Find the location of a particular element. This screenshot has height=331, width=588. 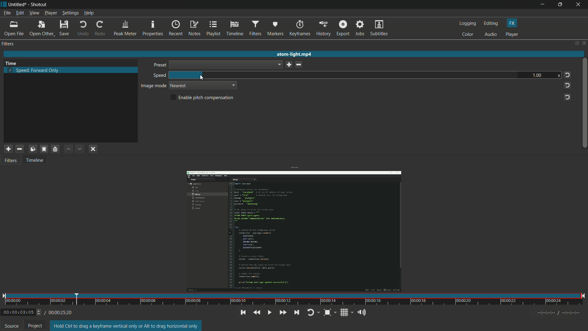

move filter up is located at coordinates (67, 149).